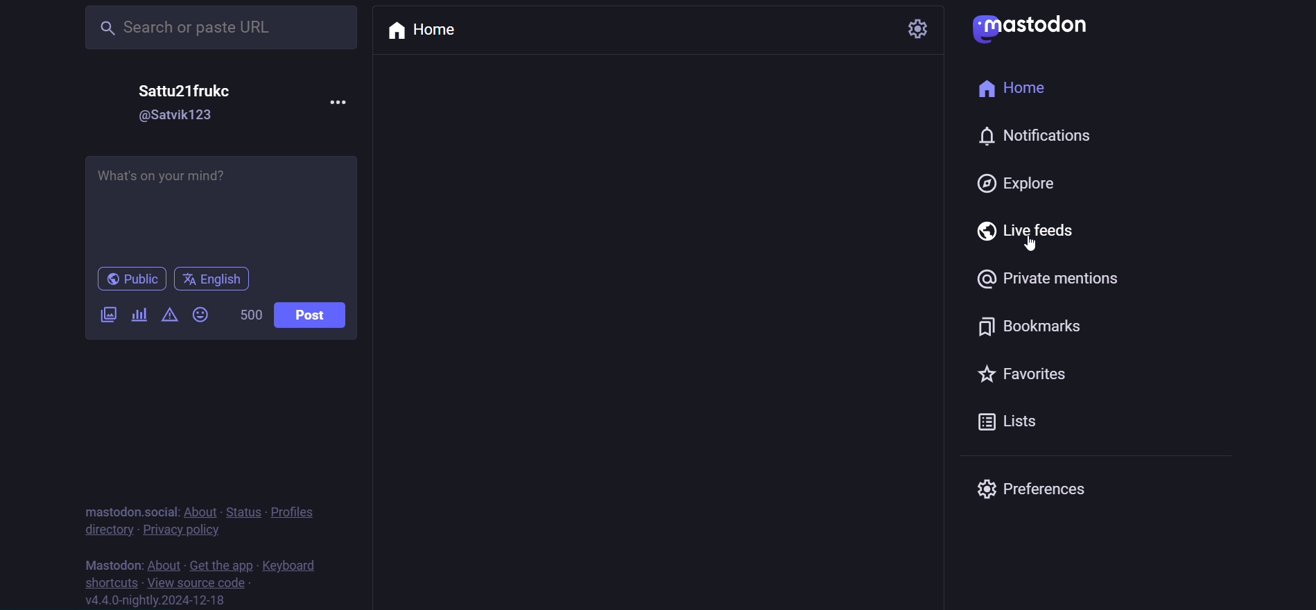 The width and height of the screenshot is (1316, 610). What do you see at coordinates (200, 513) in the screenshot?
I see `about` at bounding box center [200, 513].